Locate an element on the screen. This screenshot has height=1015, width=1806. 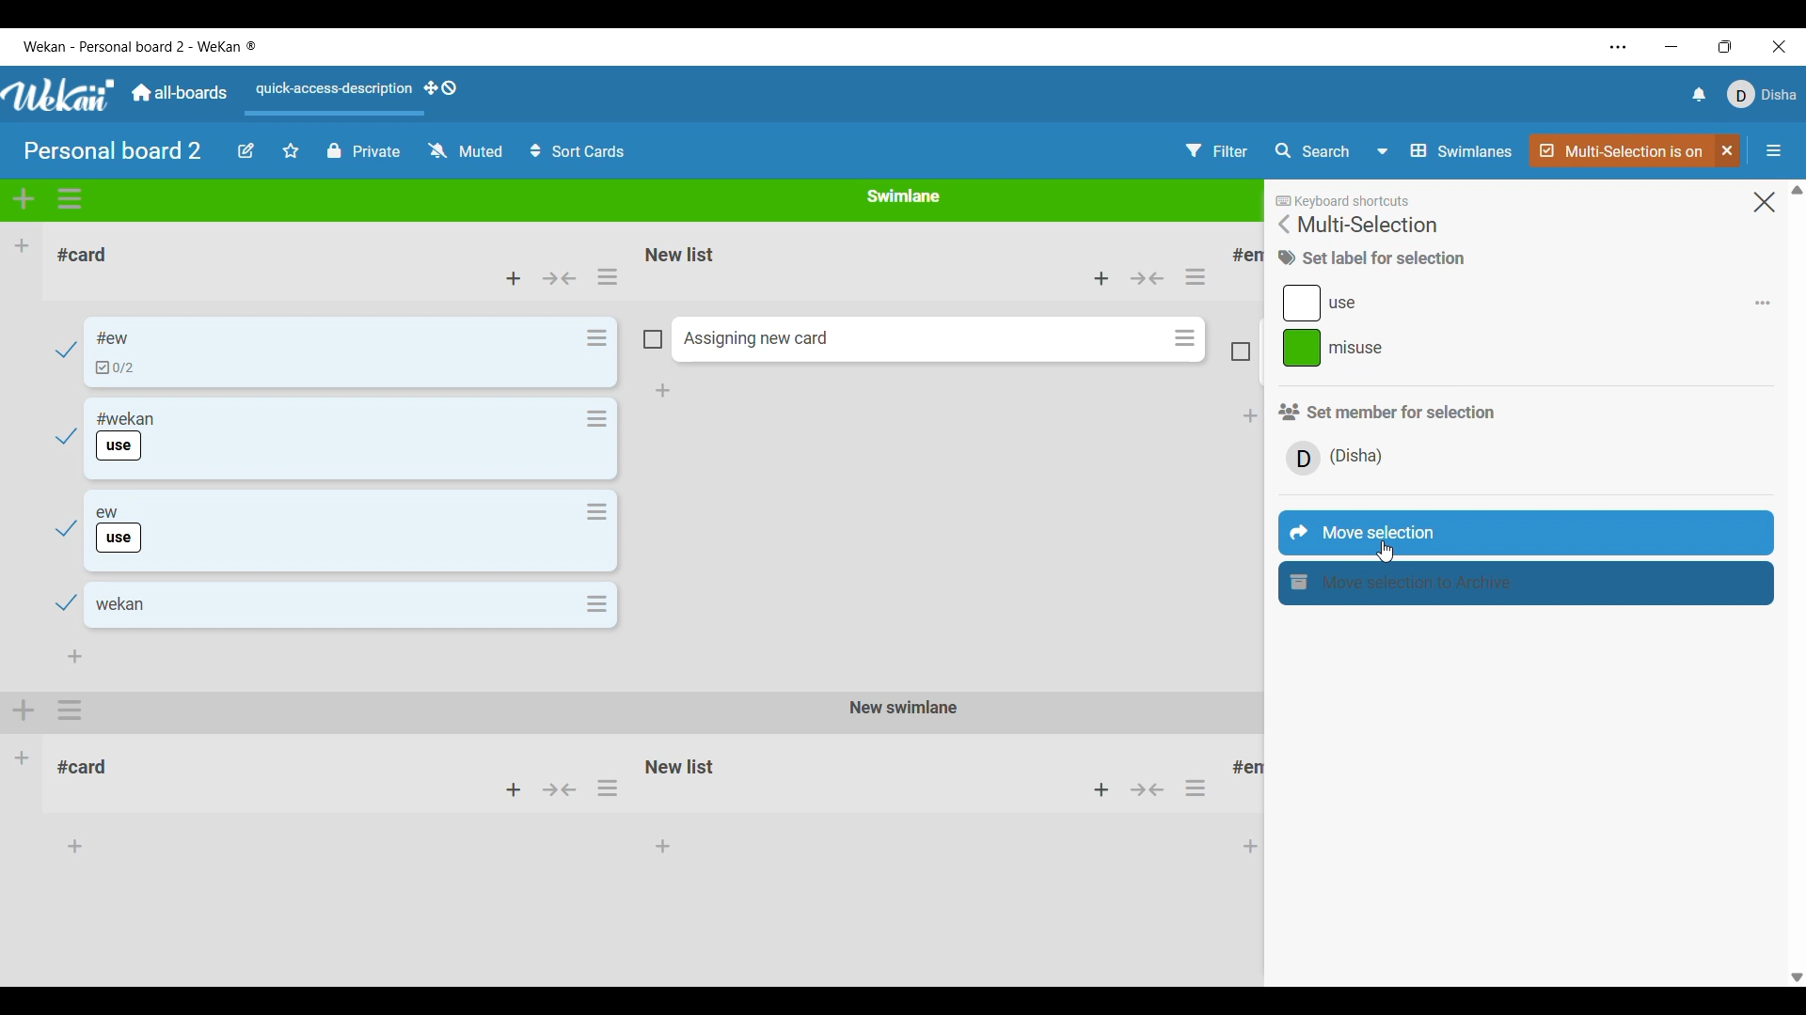
Add swimlane is located at coordinates (24, 199).